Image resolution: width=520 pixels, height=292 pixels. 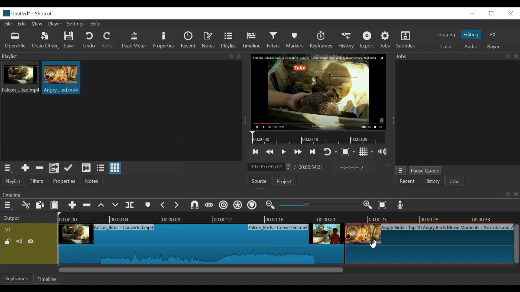 What do you see at coordinates (119, 56) in the screenshot?
I see `playlist panel` at bounding box center [119, 56].